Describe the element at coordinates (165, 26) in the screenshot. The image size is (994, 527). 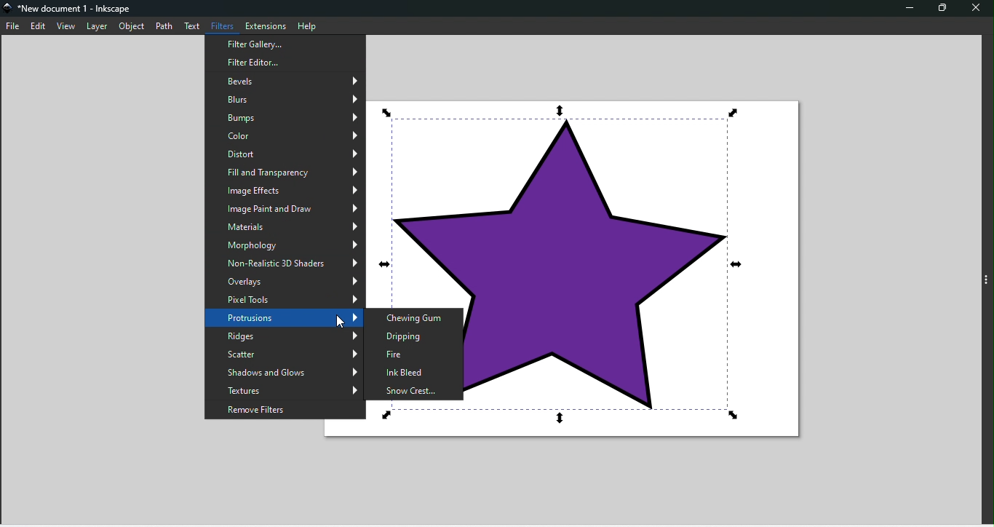
I see `Path` at that location.